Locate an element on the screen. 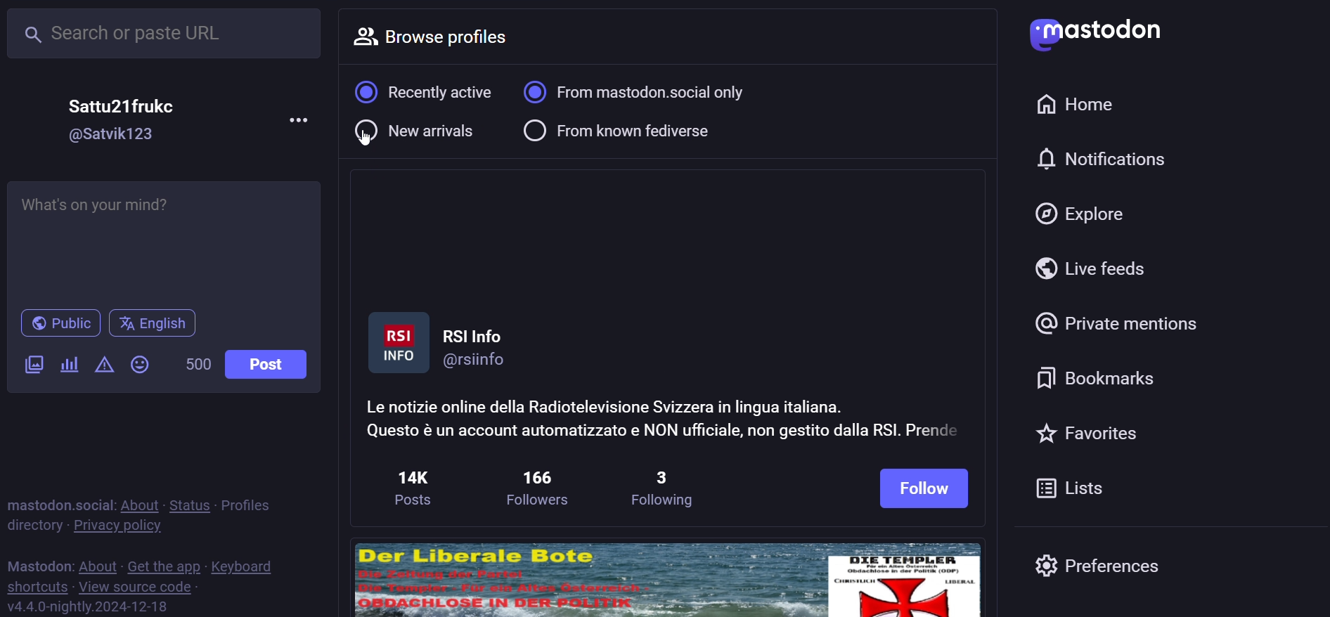 Image resolution: width=1330 pixels, height=617 pixels. from known fediverse is located at coordinates (626, 133).